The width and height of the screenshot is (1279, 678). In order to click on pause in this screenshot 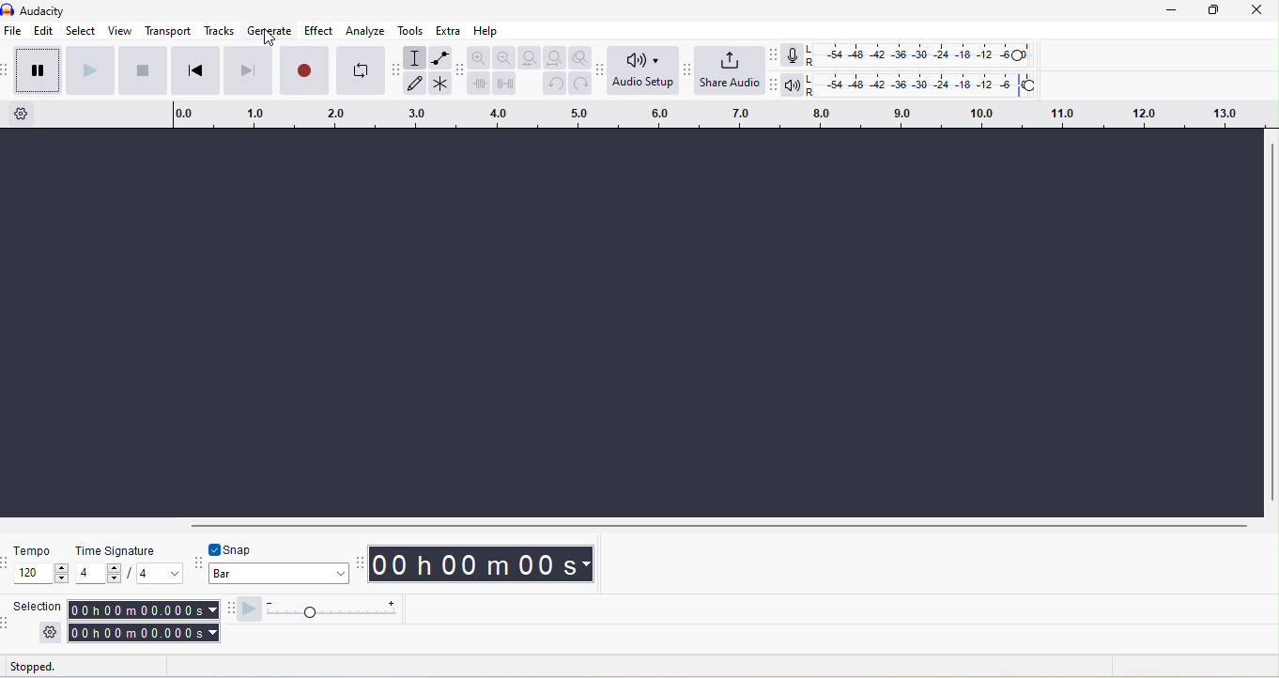, I will do `click(36, 70)`.